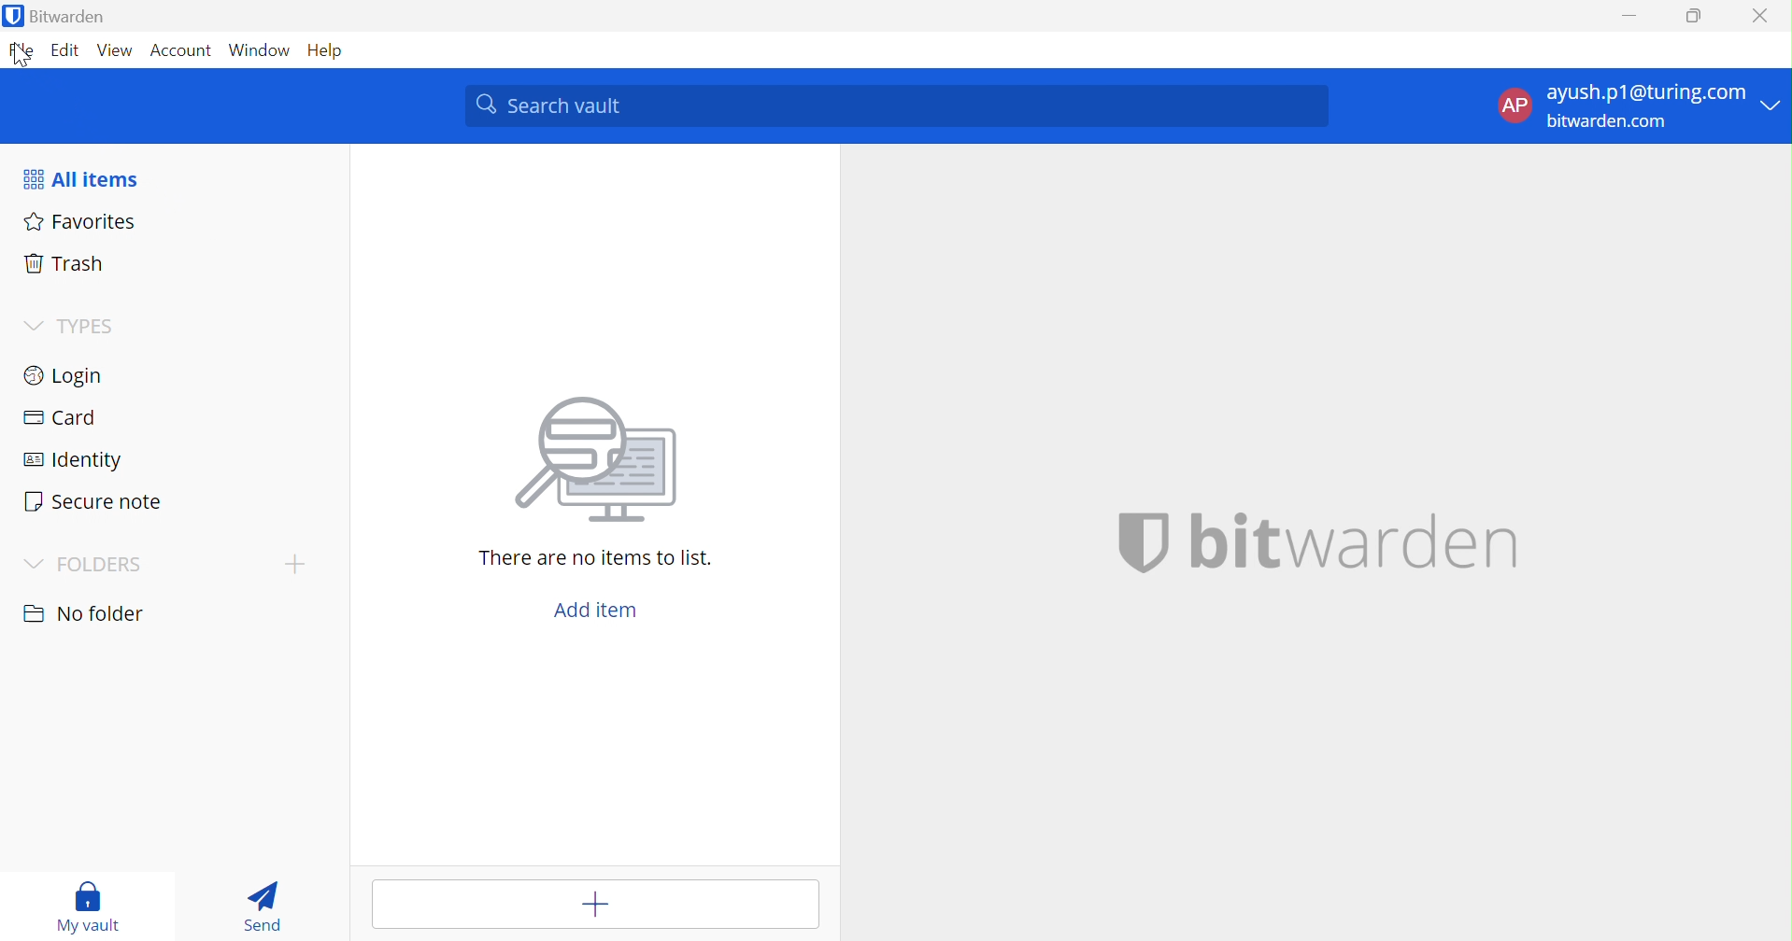 This screenshot has height=941, width=1792. I want to click on Bitwarden, so click(61, 16).